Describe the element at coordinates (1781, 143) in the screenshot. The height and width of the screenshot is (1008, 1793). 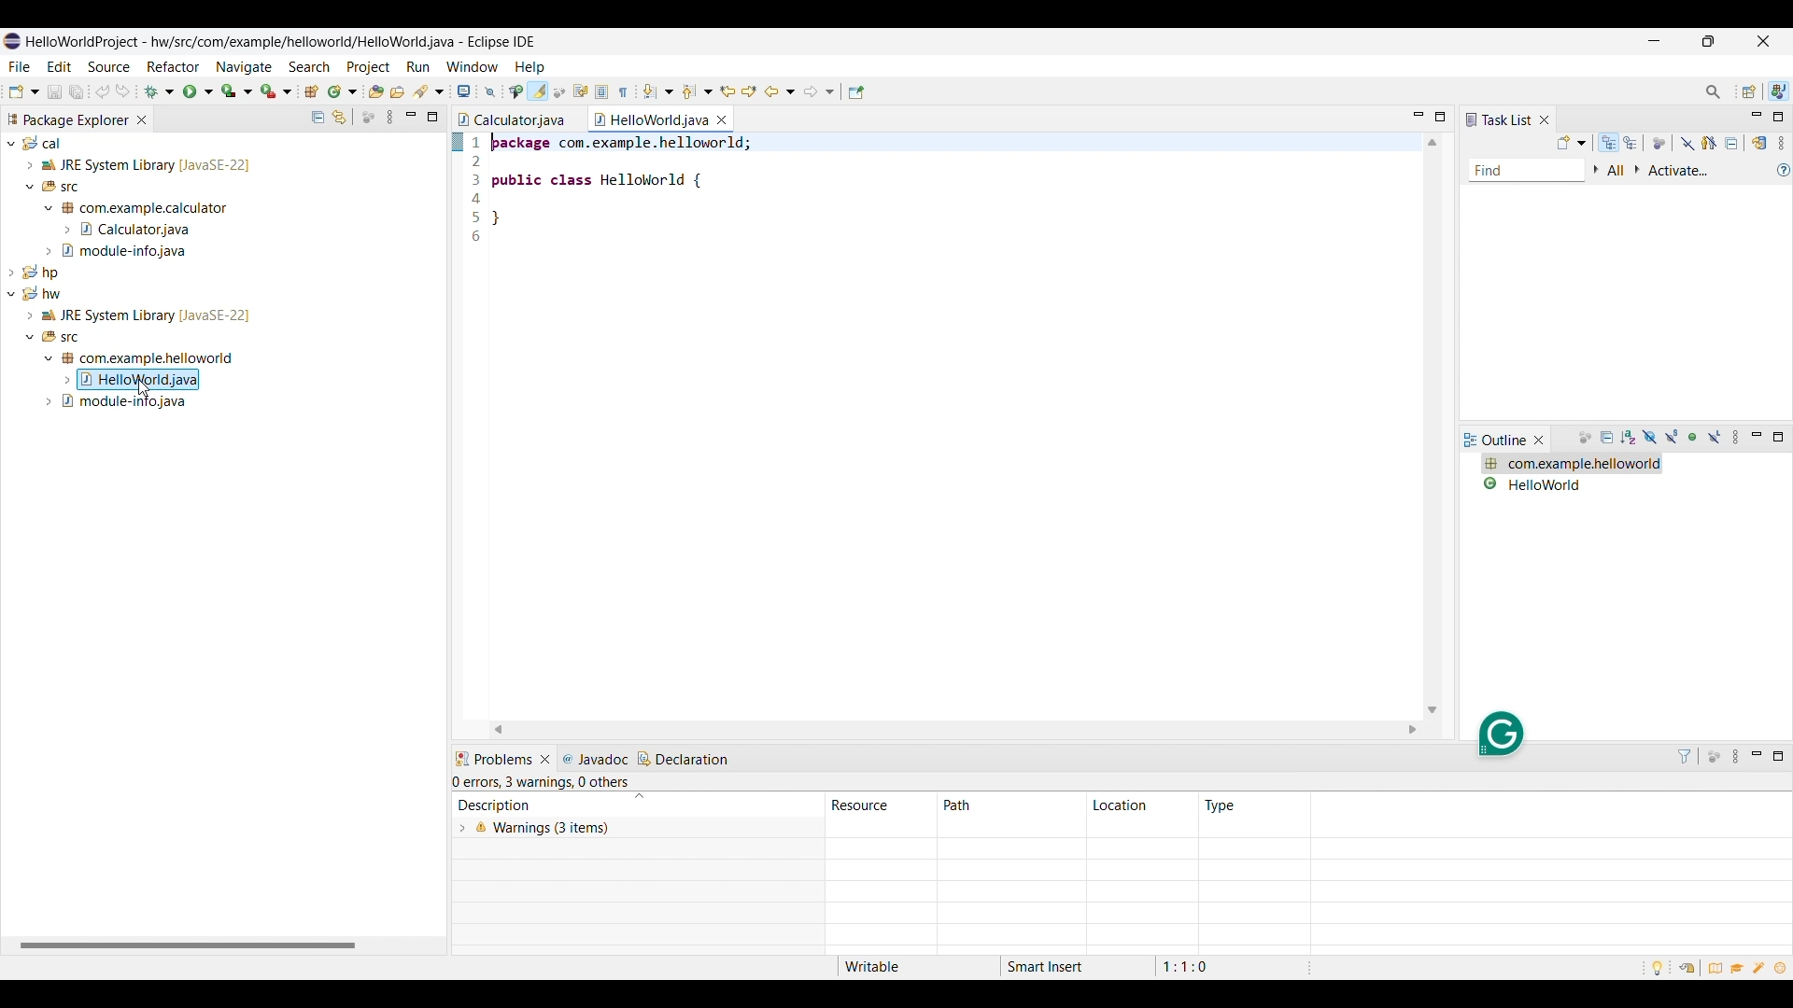
I see `View menu` at that location.